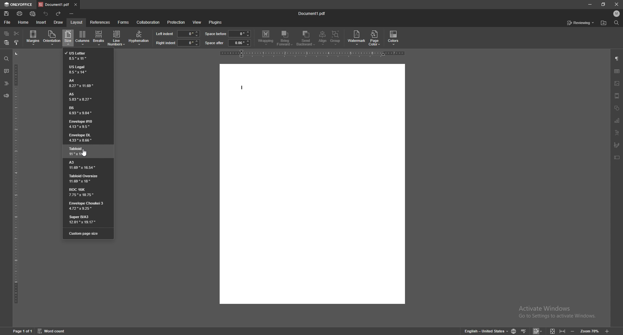 The width and height of the screenshot is (623, 335). What do you see at coordinates (86, 166) in the screenshot?
I see `a3` at bounding box center [86, 166].